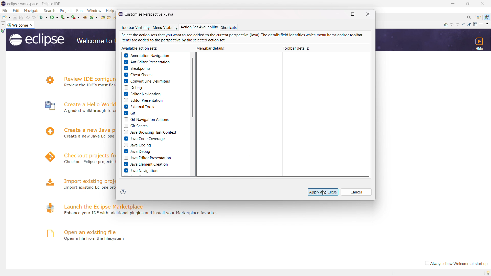 The height and width of the screenshot is (276, 491). Describe the element at coordinates (130, 113) in the screenshot. I see `git` at that location.